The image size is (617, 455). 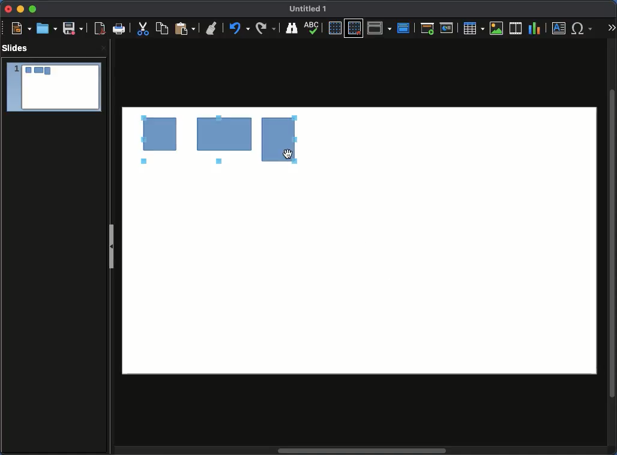 What do you see at coordinates (612, 244) in the screenshot?
I see `Scroll` at bounding box center [612, 244].